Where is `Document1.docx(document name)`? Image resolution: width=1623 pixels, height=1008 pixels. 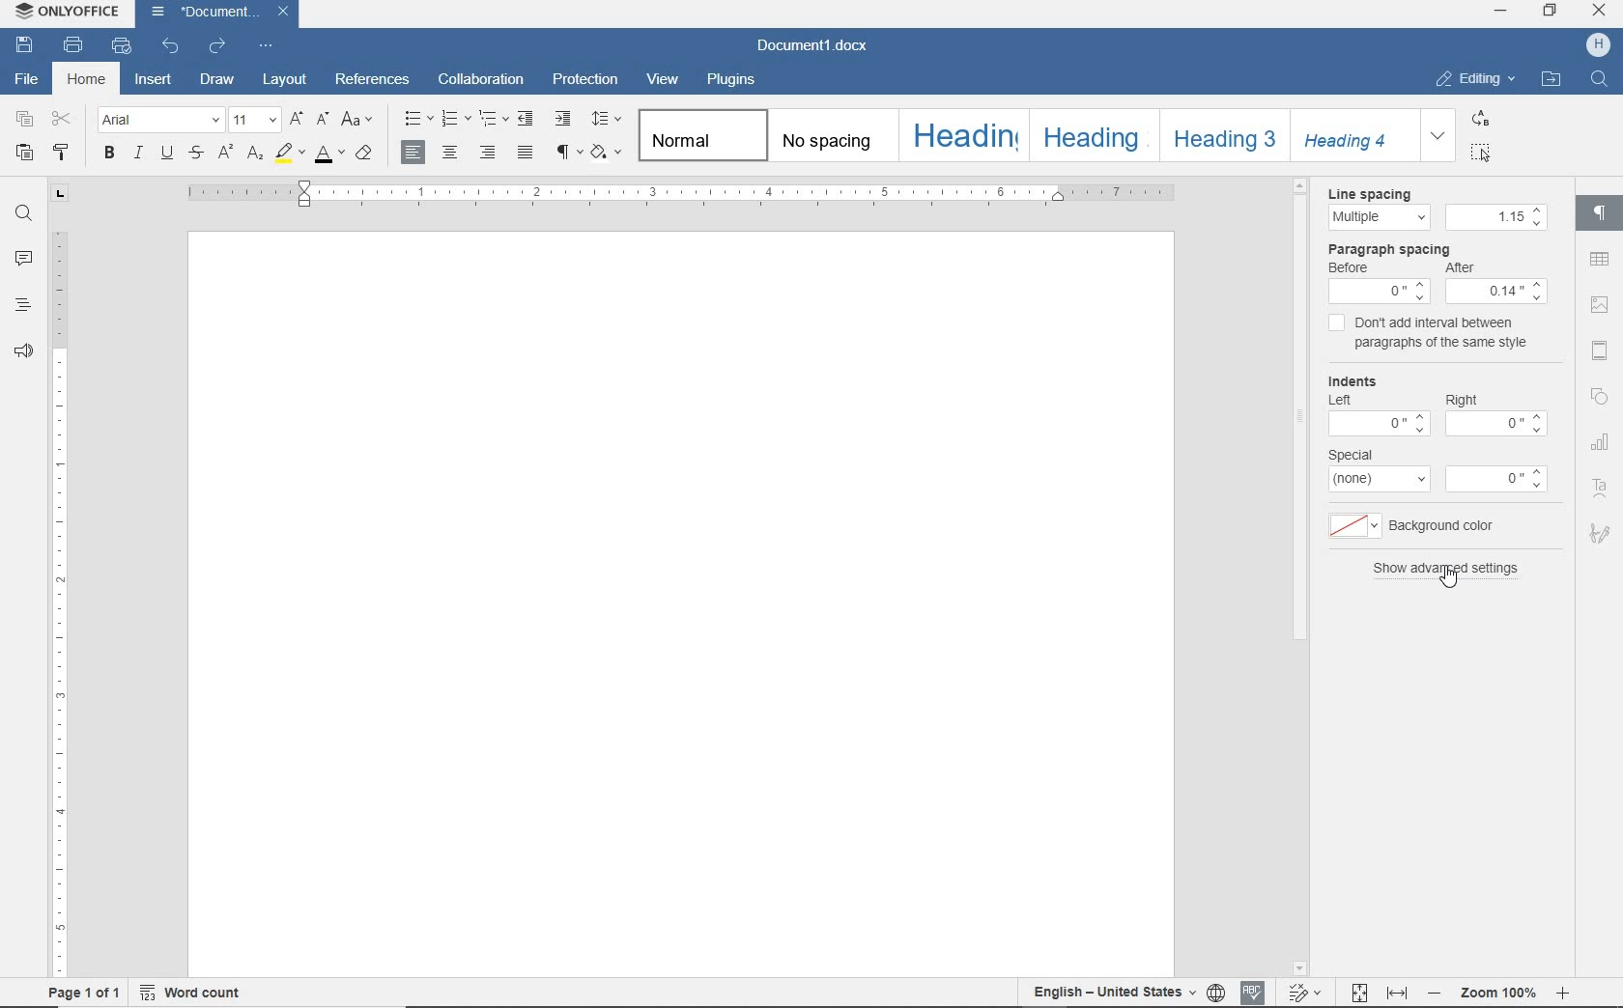 Document1.docx(document name) is located at coordinates (820, 46).